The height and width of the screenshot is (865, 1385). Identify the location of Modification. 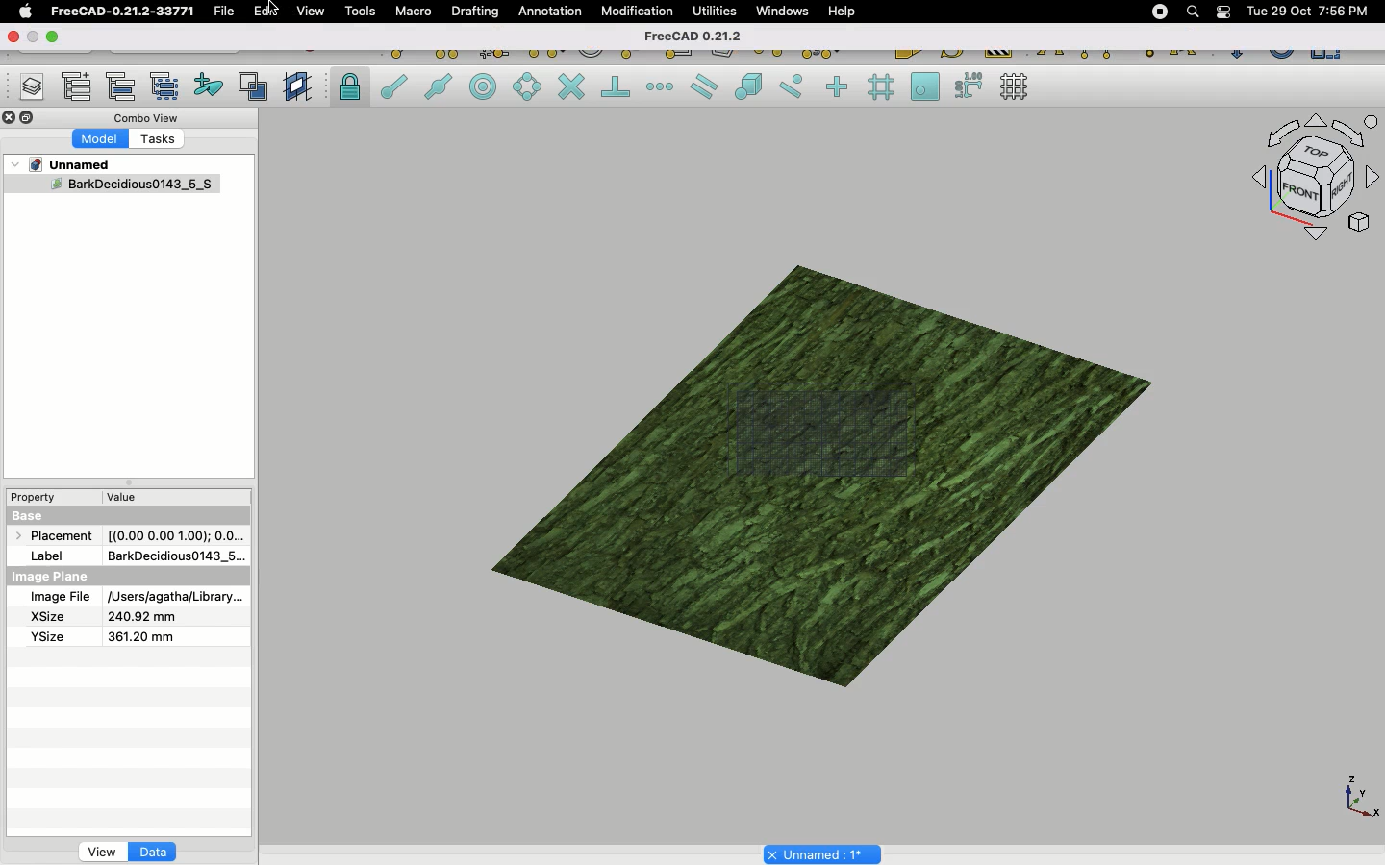
(642, 13).